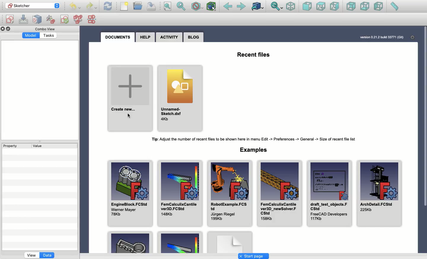  I want to click on Isometric, so click(290, 7).